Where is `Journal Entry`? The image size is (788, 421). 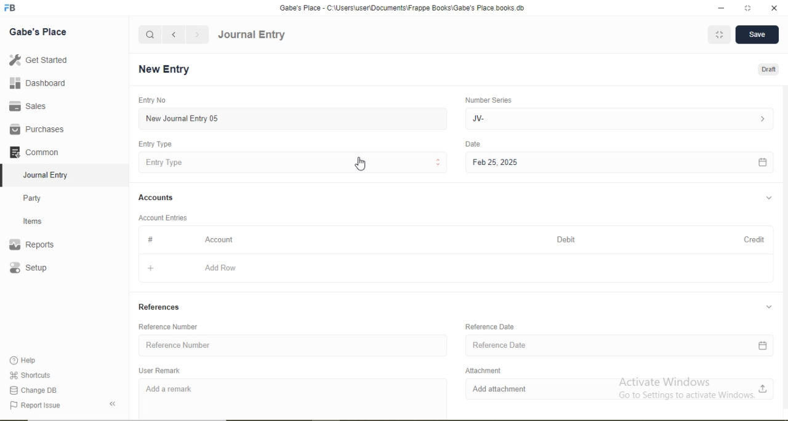
Journal Entry is located at coordinates (252, 35).